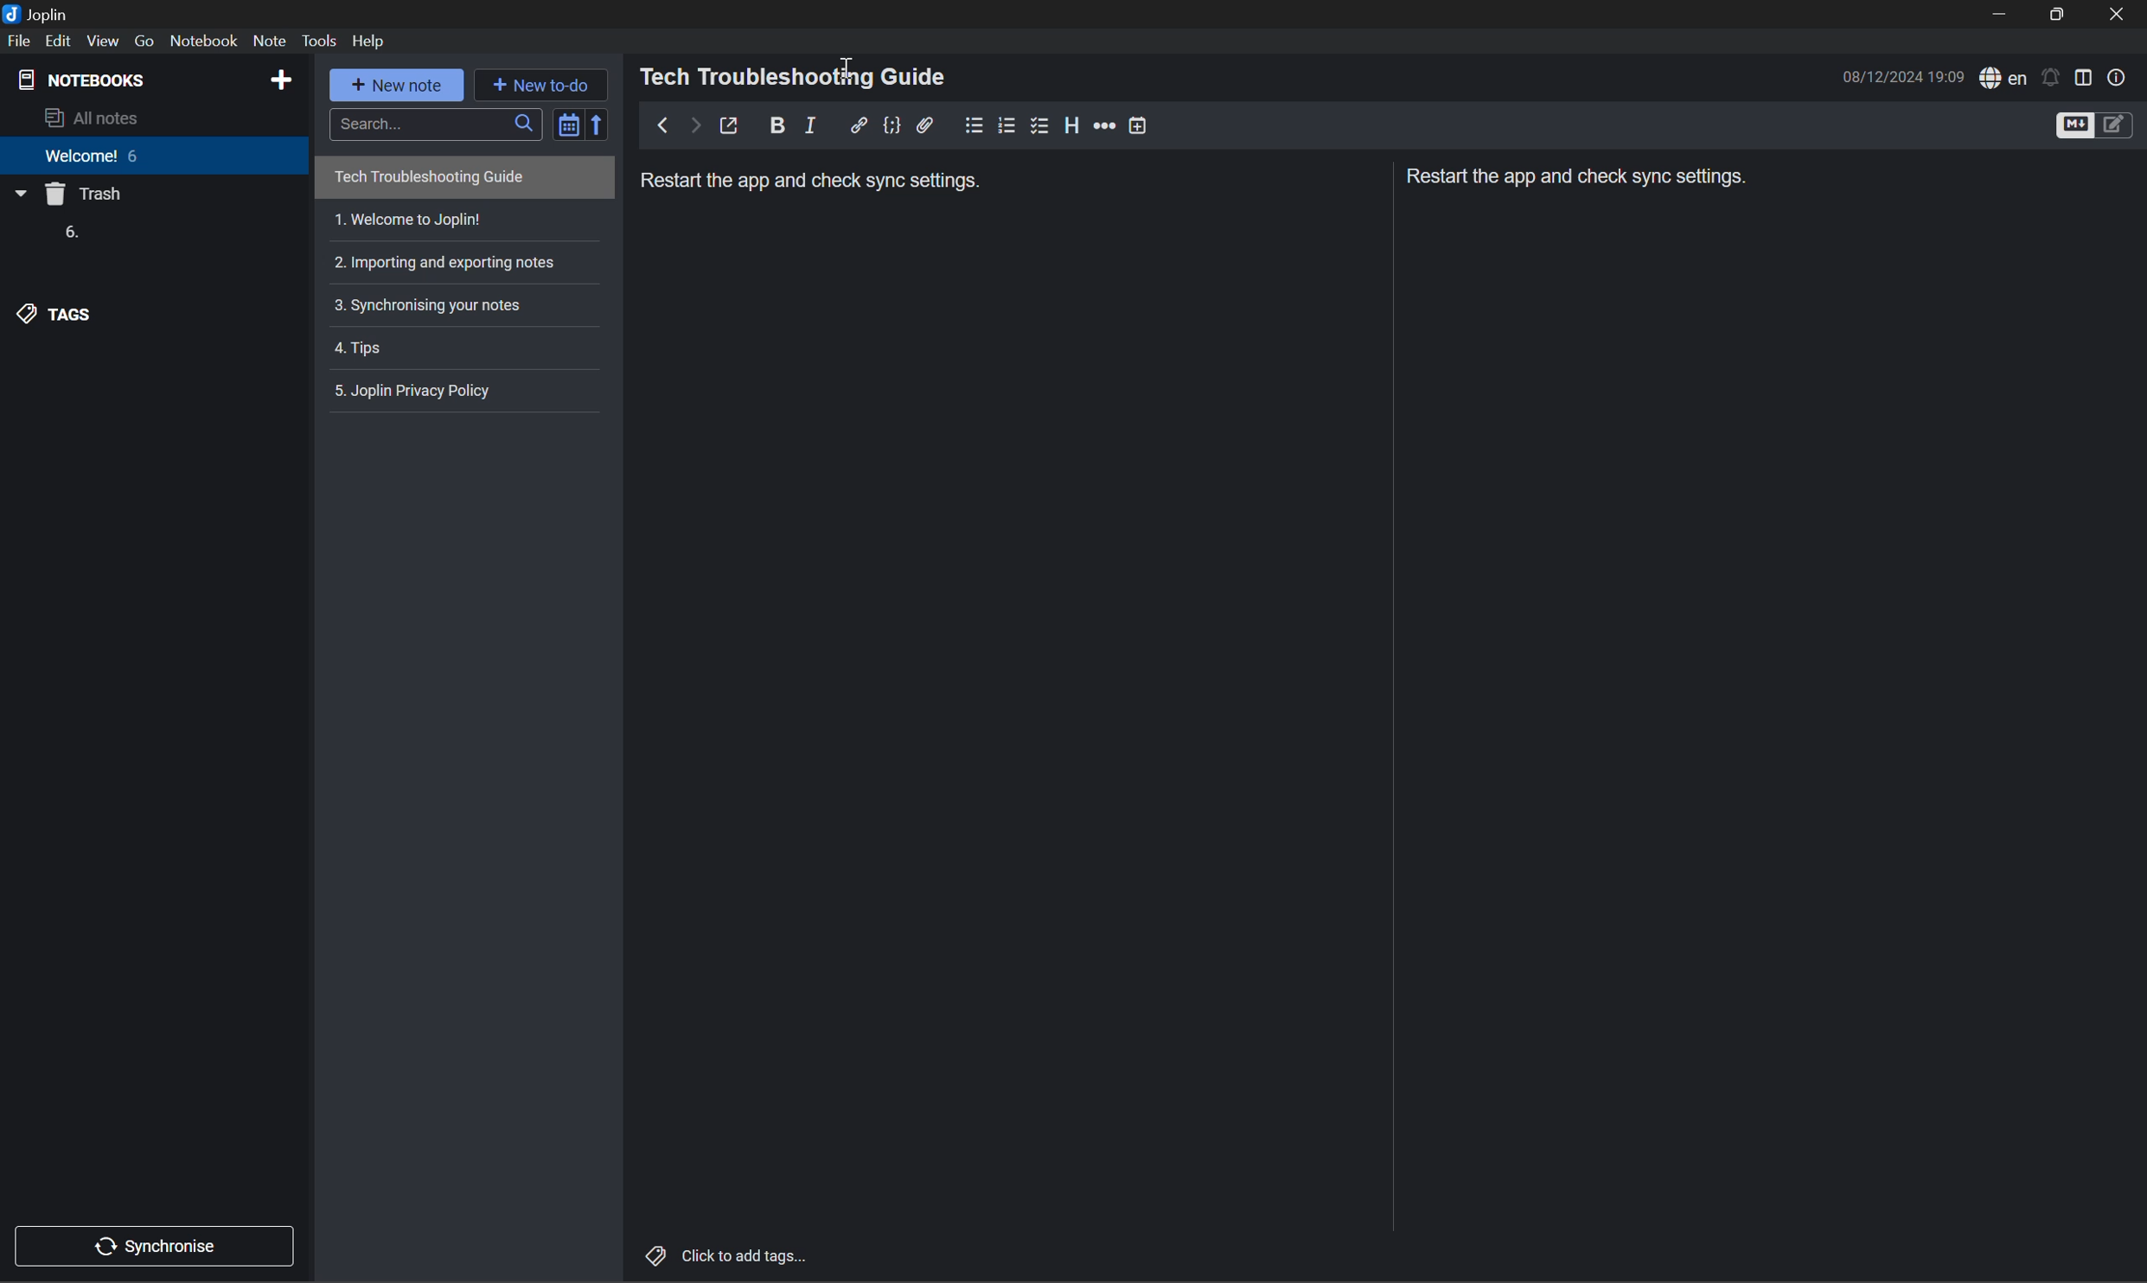 This screenshot has height=1283, width=2147. Describe the element at coordinates (451, 261) in the screenshot. I see `Importing and exporting notes` at that location.